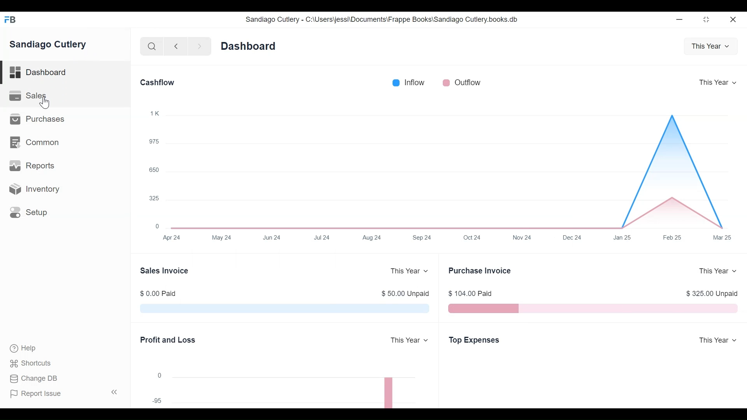 The width and height of the screenshot is (747, 420). I want to click on Top Expenses, so click(475, 341).